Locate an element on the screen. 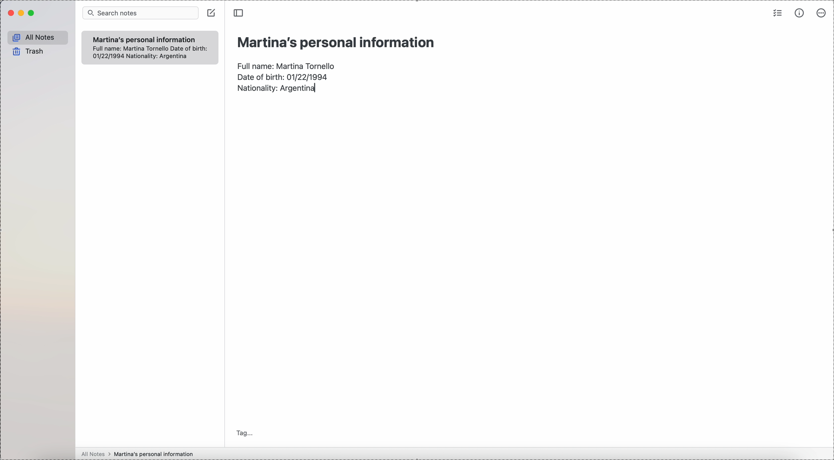 The height and width of the screenshot is (460, 834). check list is located at coordinates (777, 14).